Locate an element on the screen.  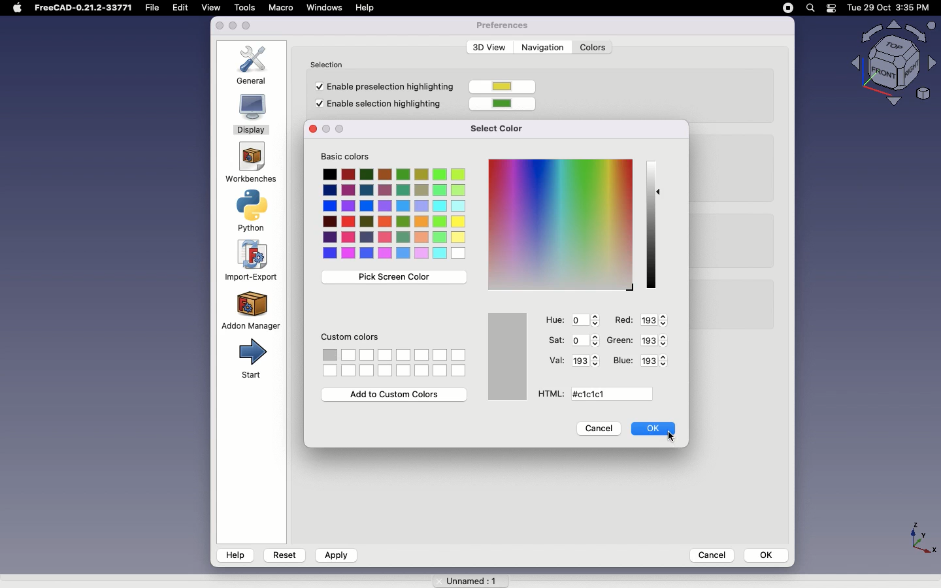
HTML is located at coordinates (548, 394).